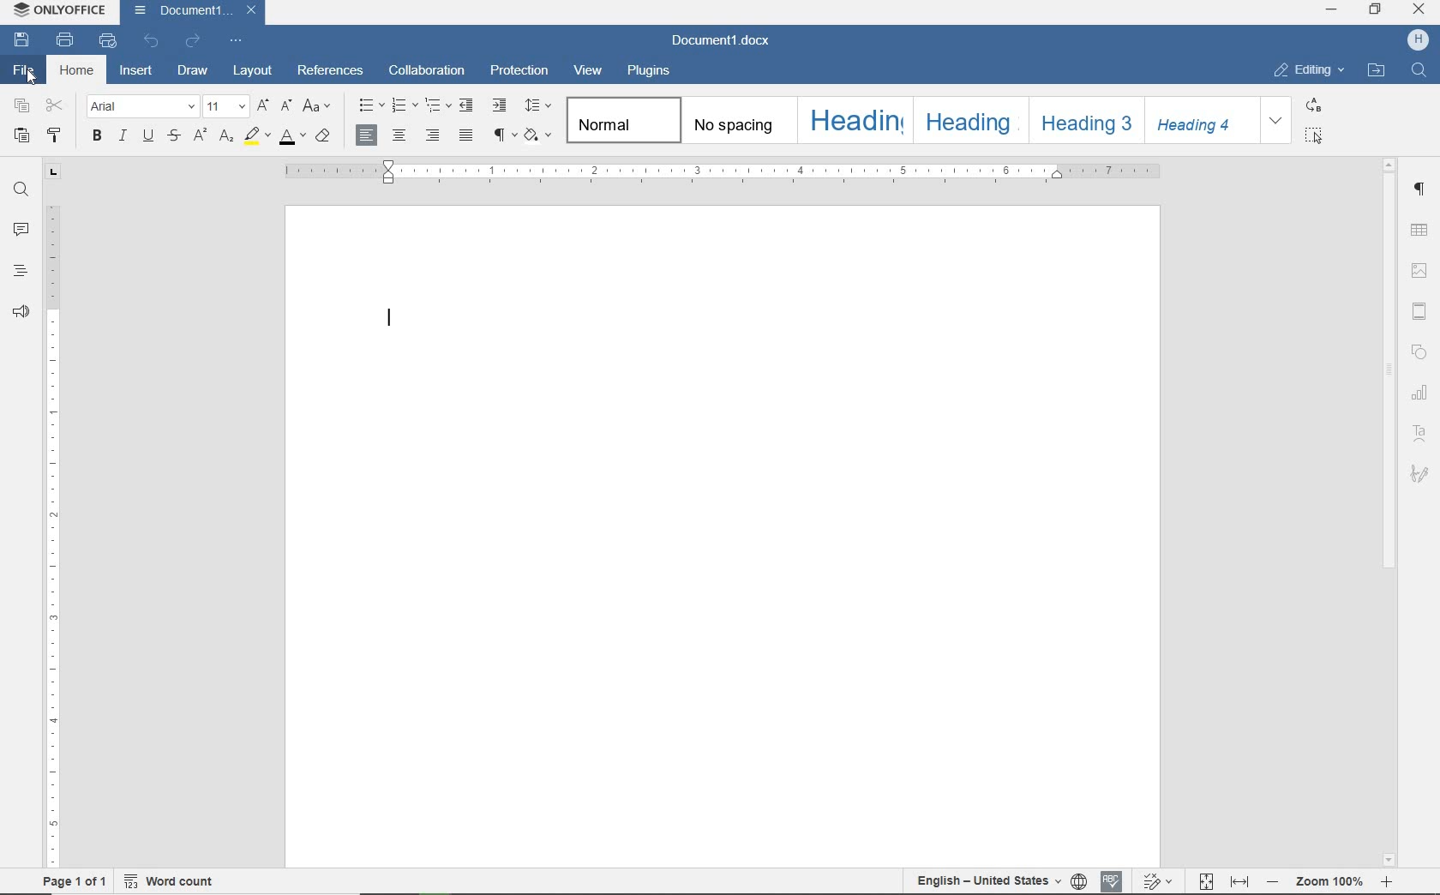 The width and height of the screenshot is (1440, 895). I want to click on track changes, so click(1161, 880).